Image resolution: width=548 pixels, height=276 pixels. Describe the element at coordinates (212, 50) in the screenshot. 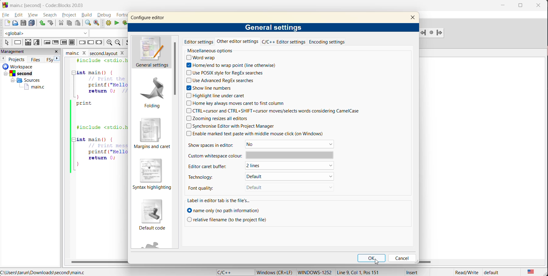

I see `miscellaneous options` at that location.